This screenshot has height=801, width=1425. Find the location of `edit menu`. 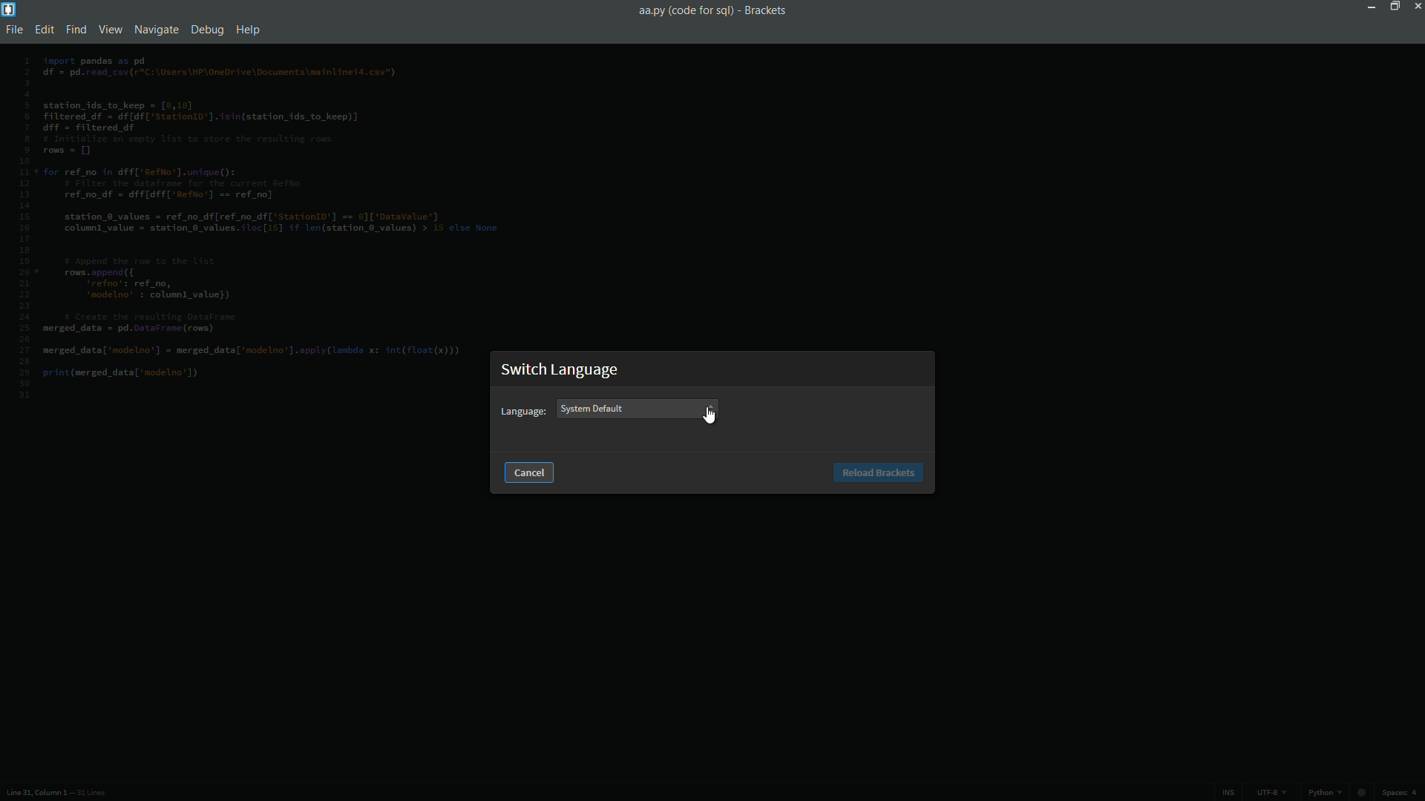

edit menu is located at coordinates (46, 30).